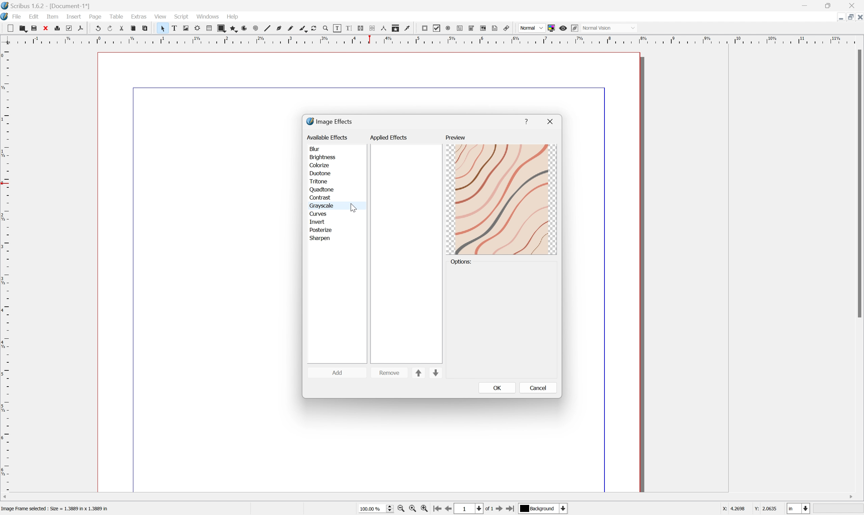 The height and width of the screenshot is (515, 864). I want to click on add, so click(338, 372).